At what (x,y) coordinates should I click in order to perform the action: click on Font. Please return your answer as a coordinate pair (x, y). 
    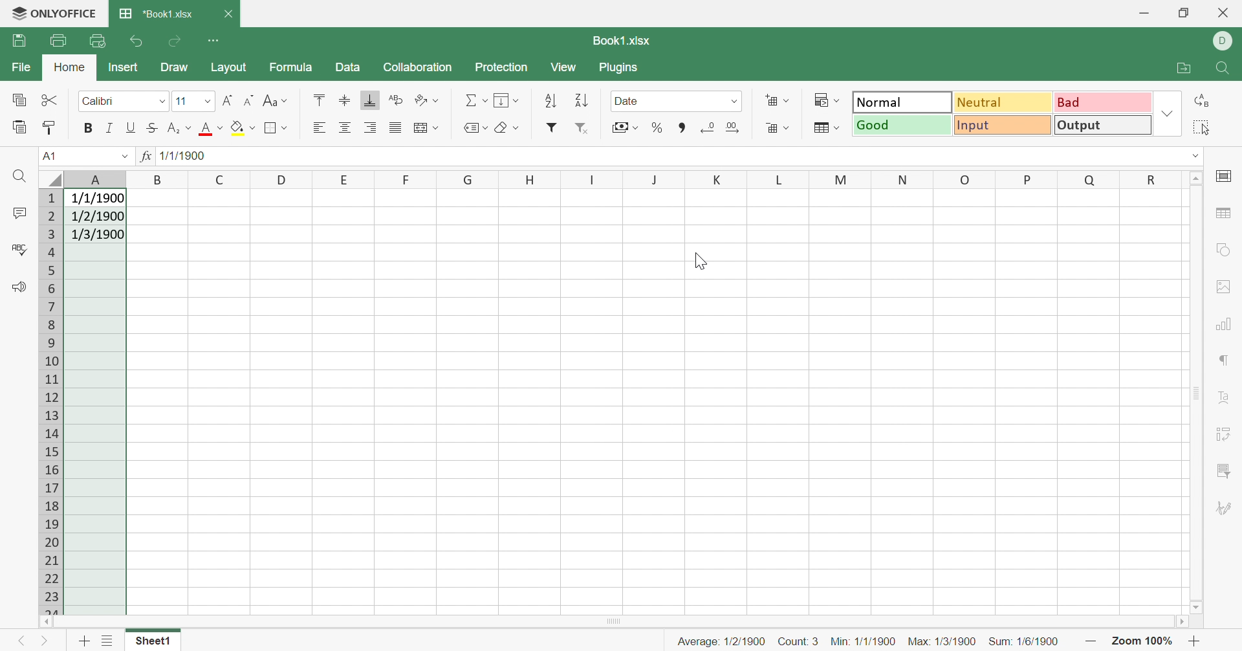
    Looking at the image, I should click on (210, 129).